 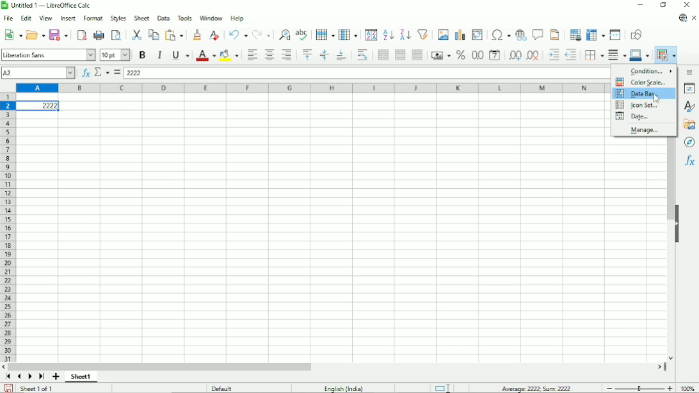 What do you see at coordinates (251, 54) in the screenshot?
I see `Align left` at bounding box center [251, 54].